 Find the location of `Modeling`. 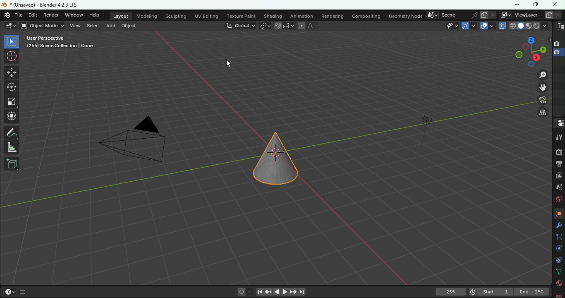

Modeling is located at coordinates (146, 15).